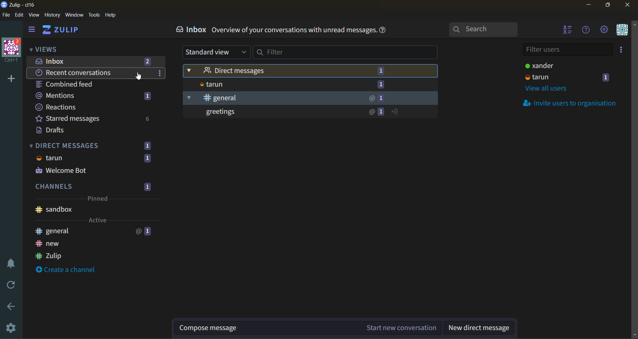  Describe the element at coordinates (10, 285) in the screenshot. I see `reload` at that location.